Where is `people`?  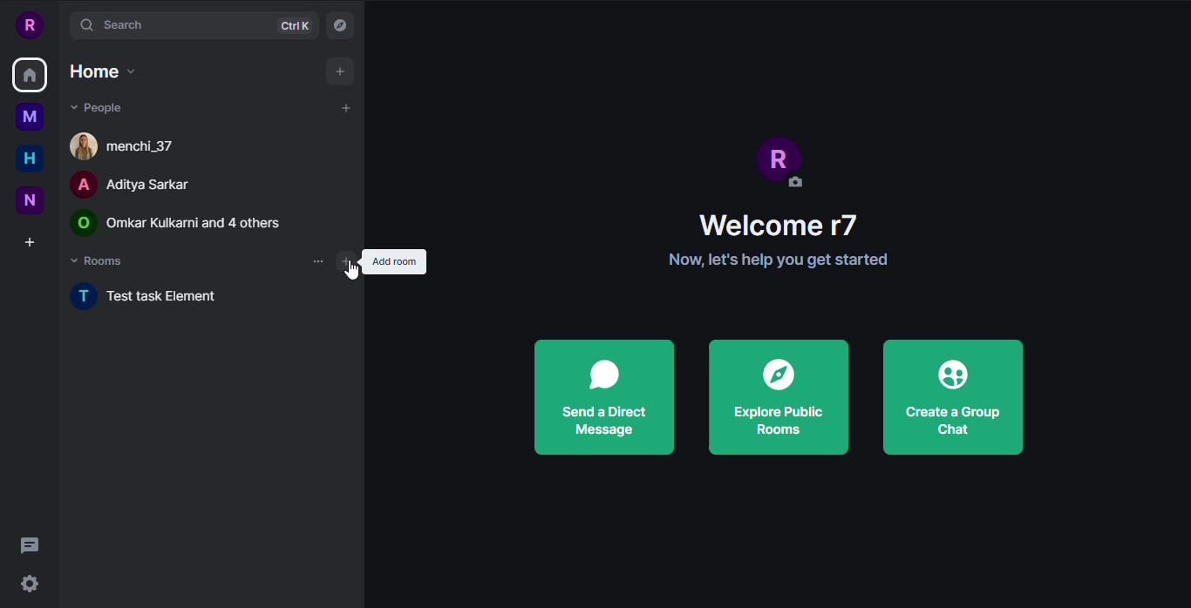
people is located at coordinates (98, 106).